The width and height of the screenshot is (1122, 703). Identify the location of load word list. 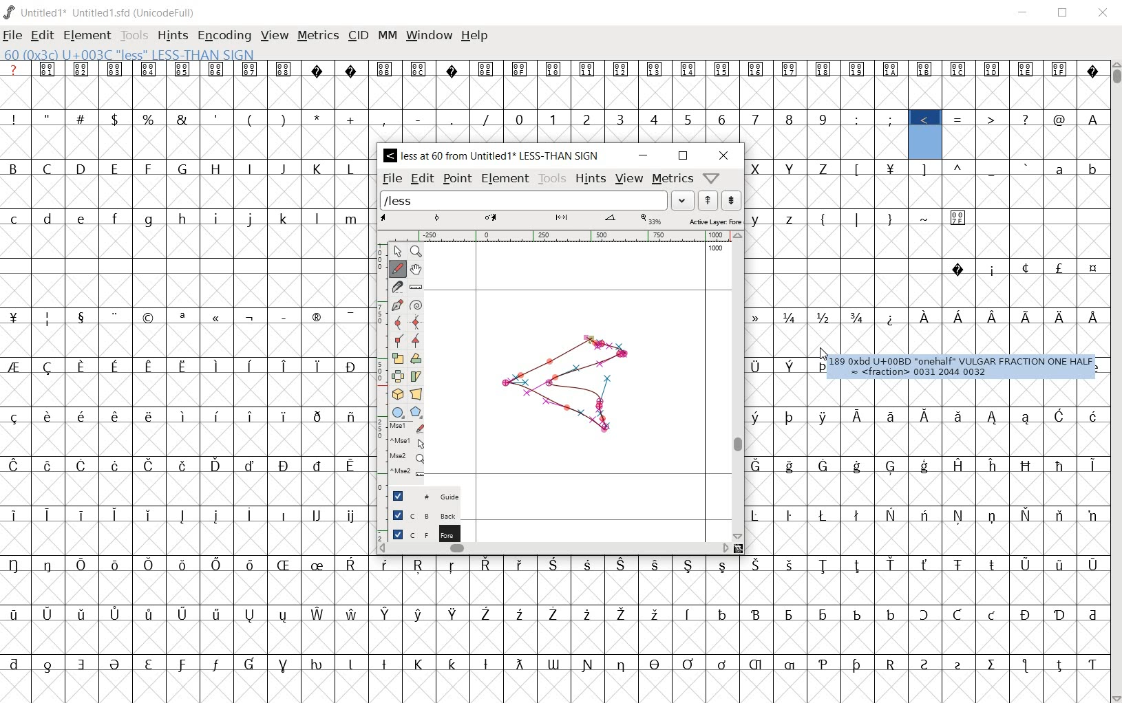
(537, 200).